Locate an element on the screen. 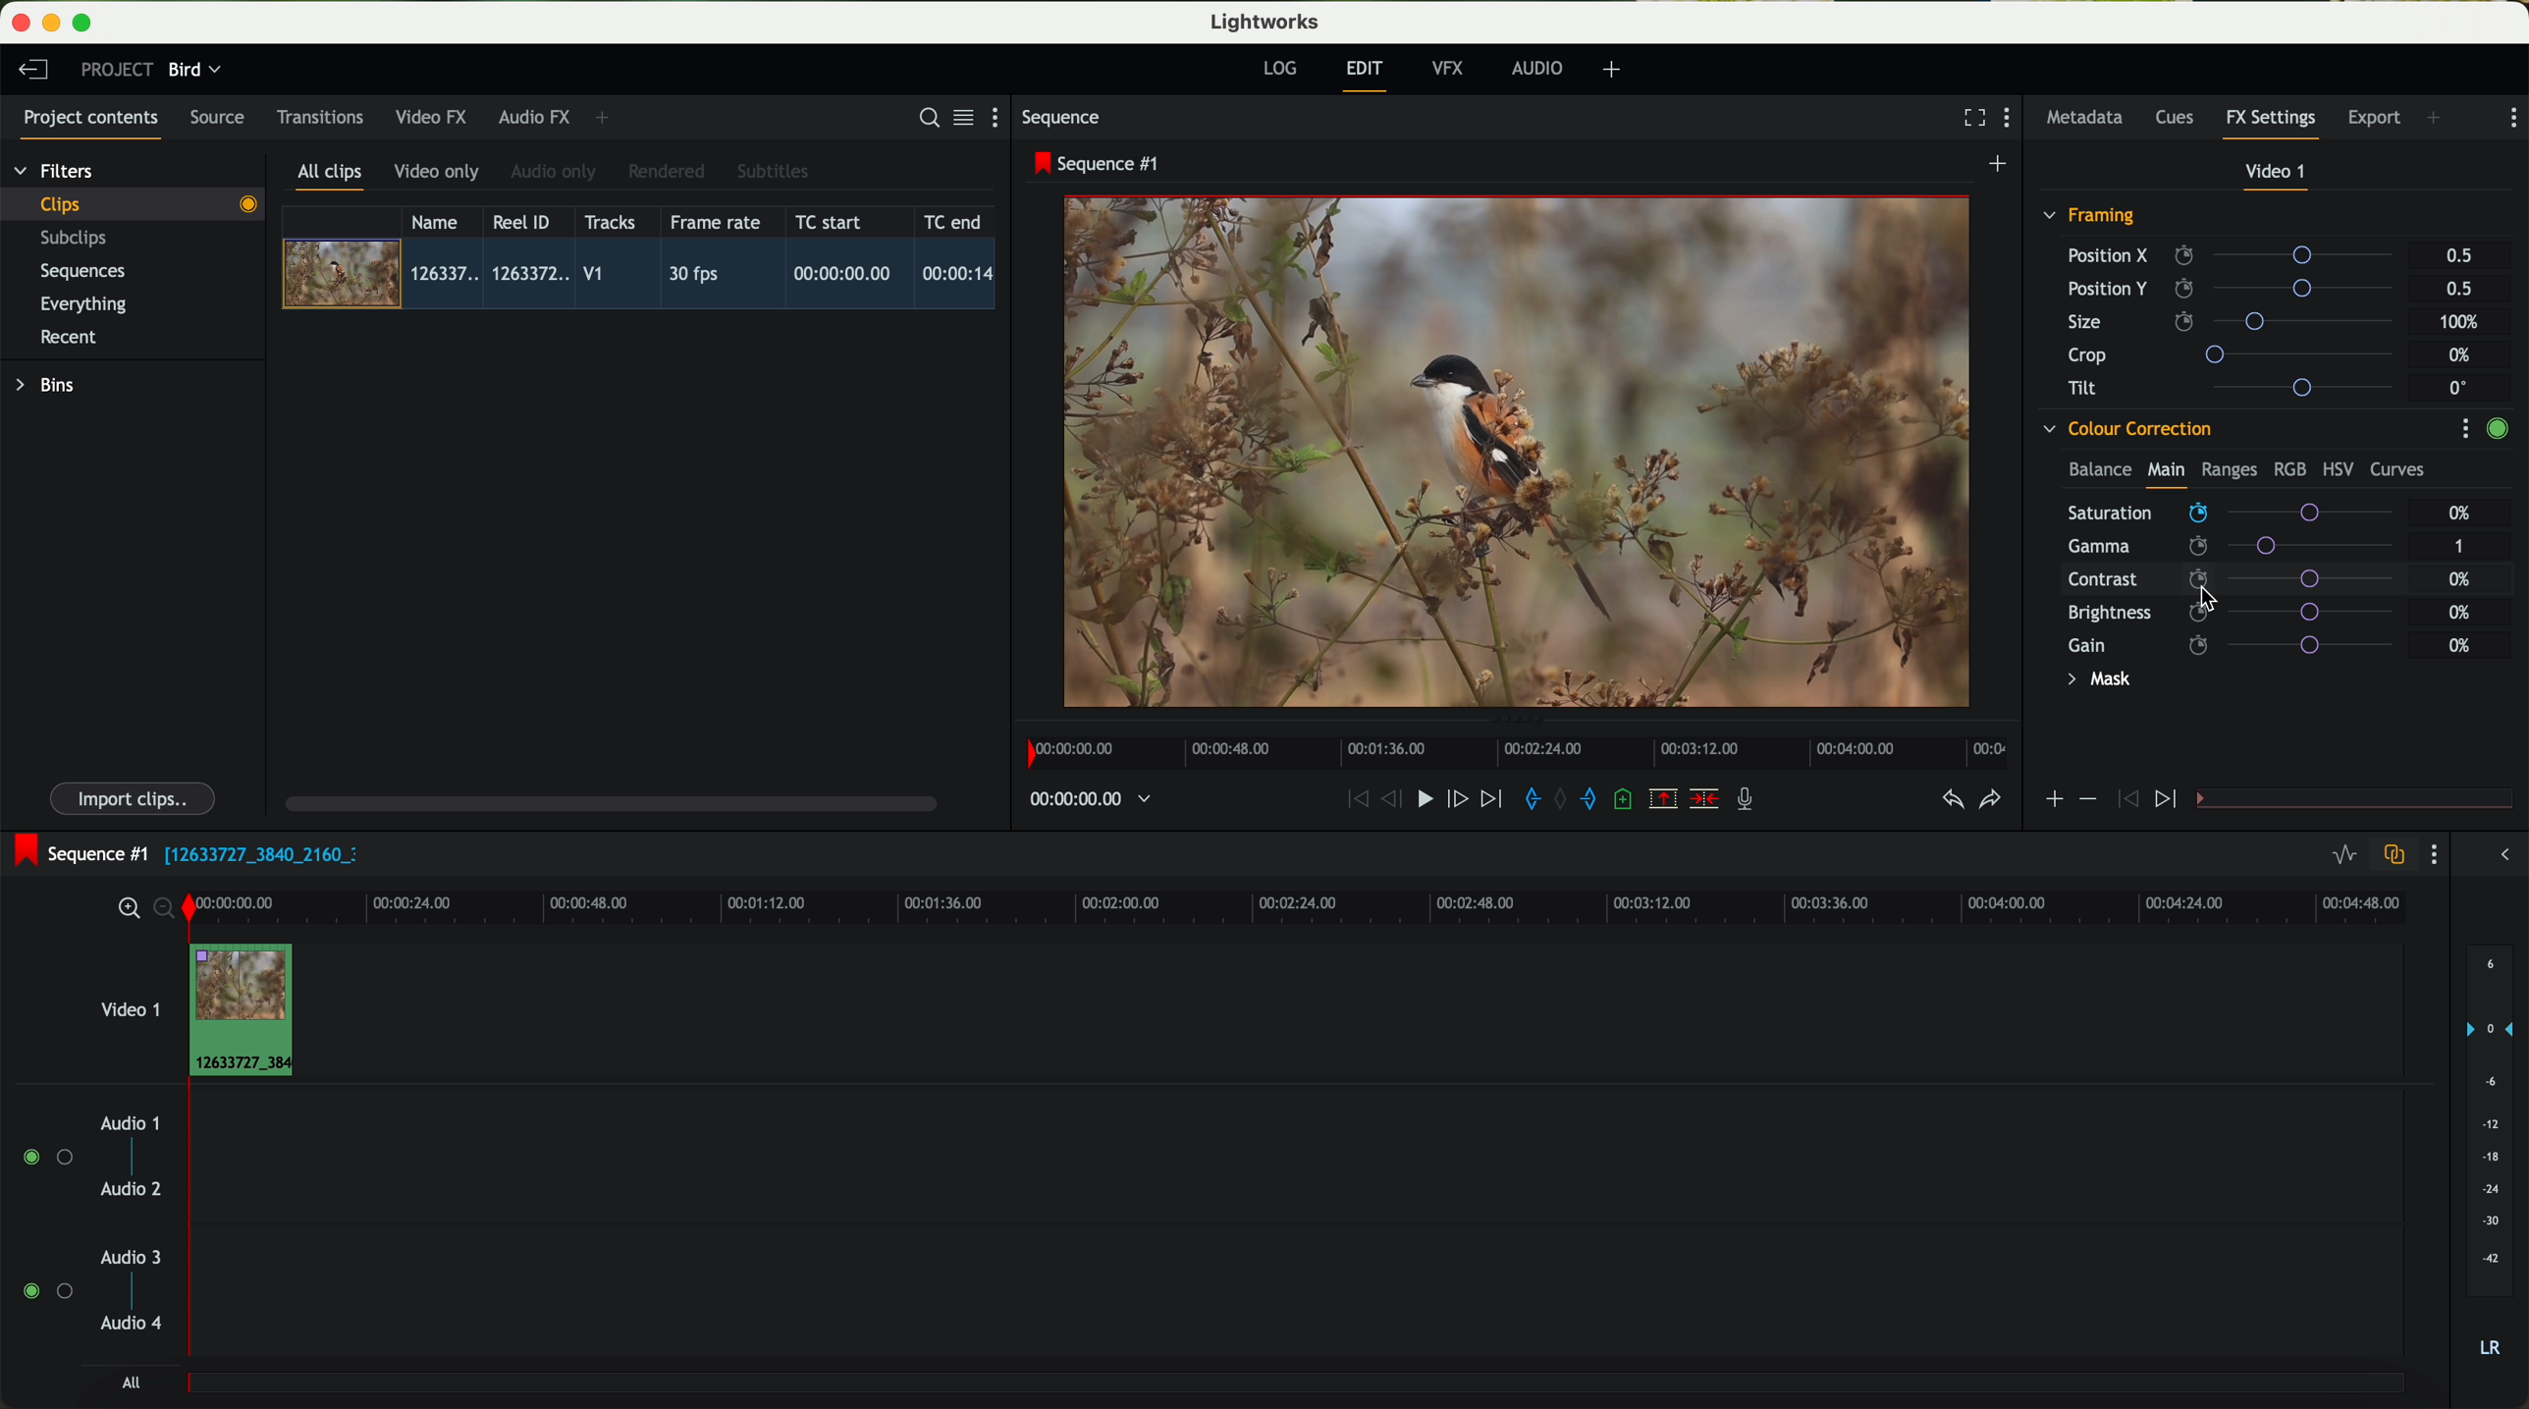  TC end is located at coordinates (954, 221).